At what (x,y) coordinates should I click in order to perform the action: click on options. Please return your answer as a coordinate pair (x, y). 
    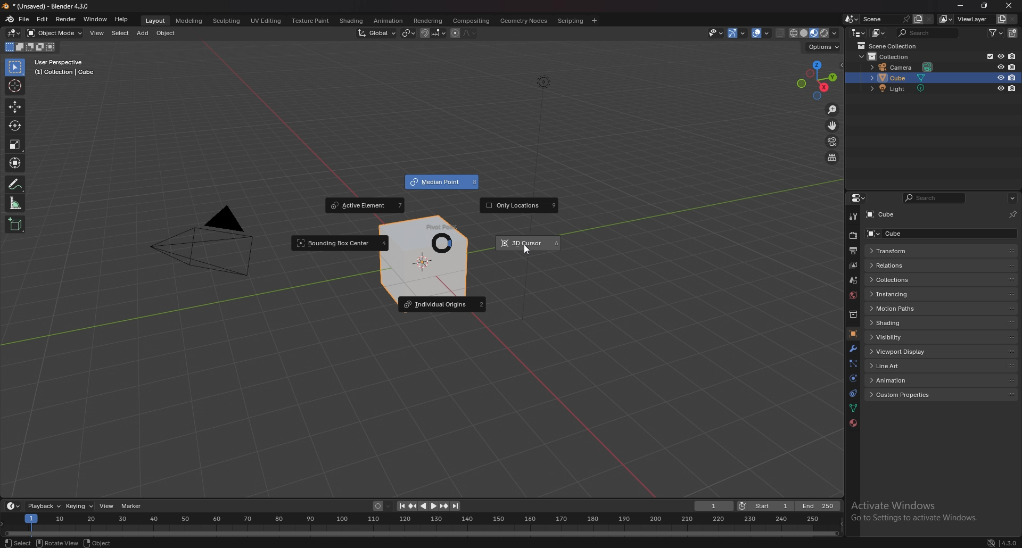
    Looking at the image, I should click on (1012, 198).